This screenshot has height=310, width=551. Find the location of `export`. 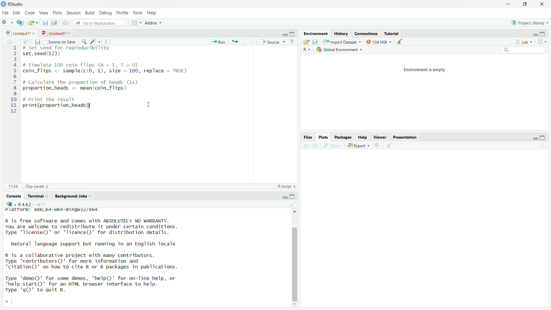

export is located at coordinates (360, 145).